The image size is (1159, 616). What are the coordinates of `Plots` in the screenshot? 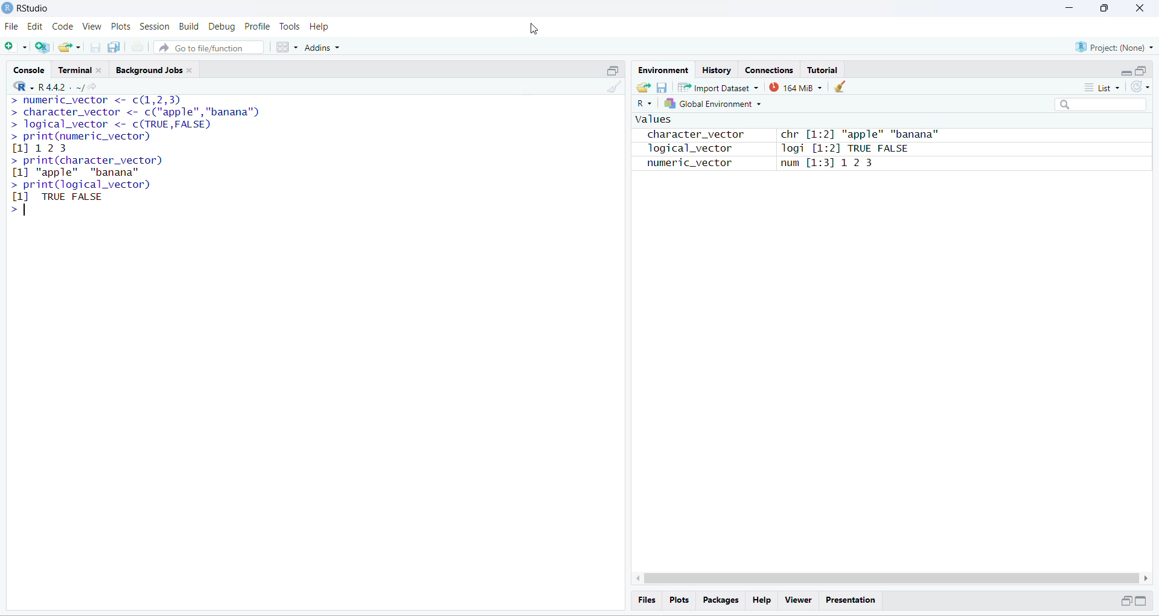 It's located at (678, 599).